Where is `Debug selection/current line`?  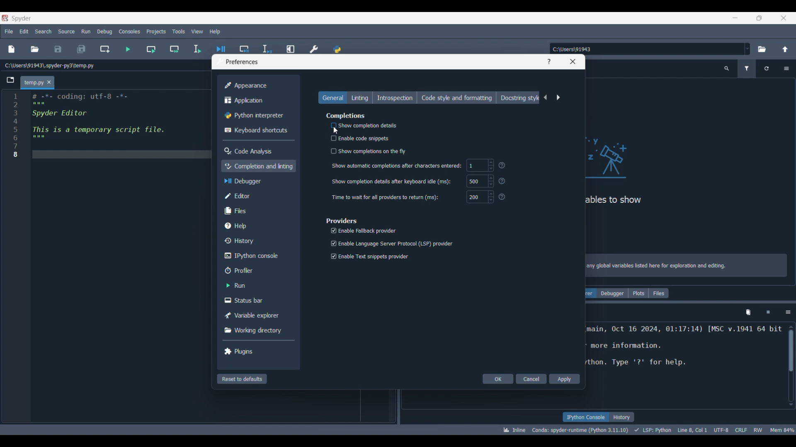 Debug selection/current line is located at coordinates (267, 47).